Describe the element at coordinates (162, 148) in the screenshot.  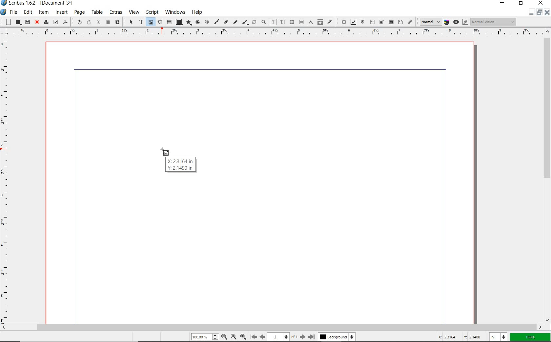
I see `TEXT FRAME TOOL` at that location.